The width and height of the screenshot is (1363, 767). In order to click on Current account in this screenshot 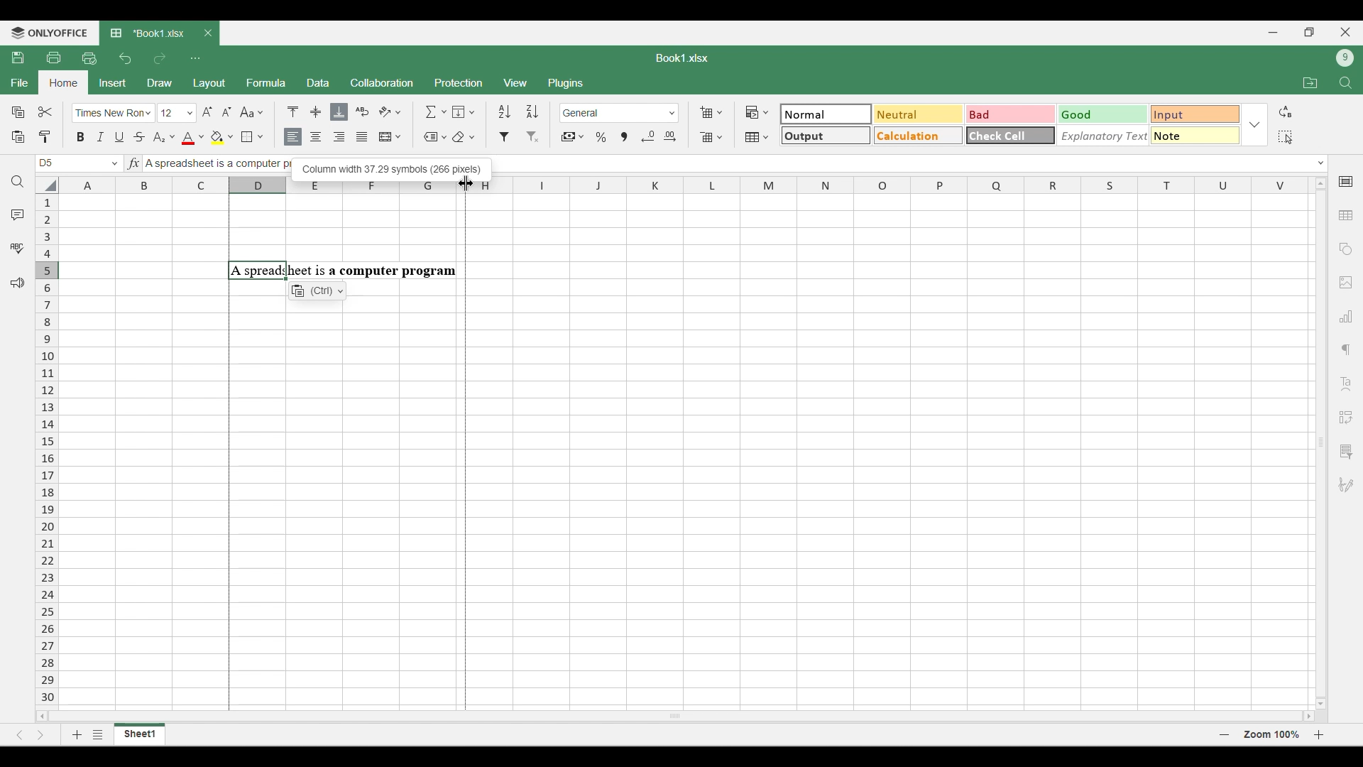, I will do `click(1345, 58)`.